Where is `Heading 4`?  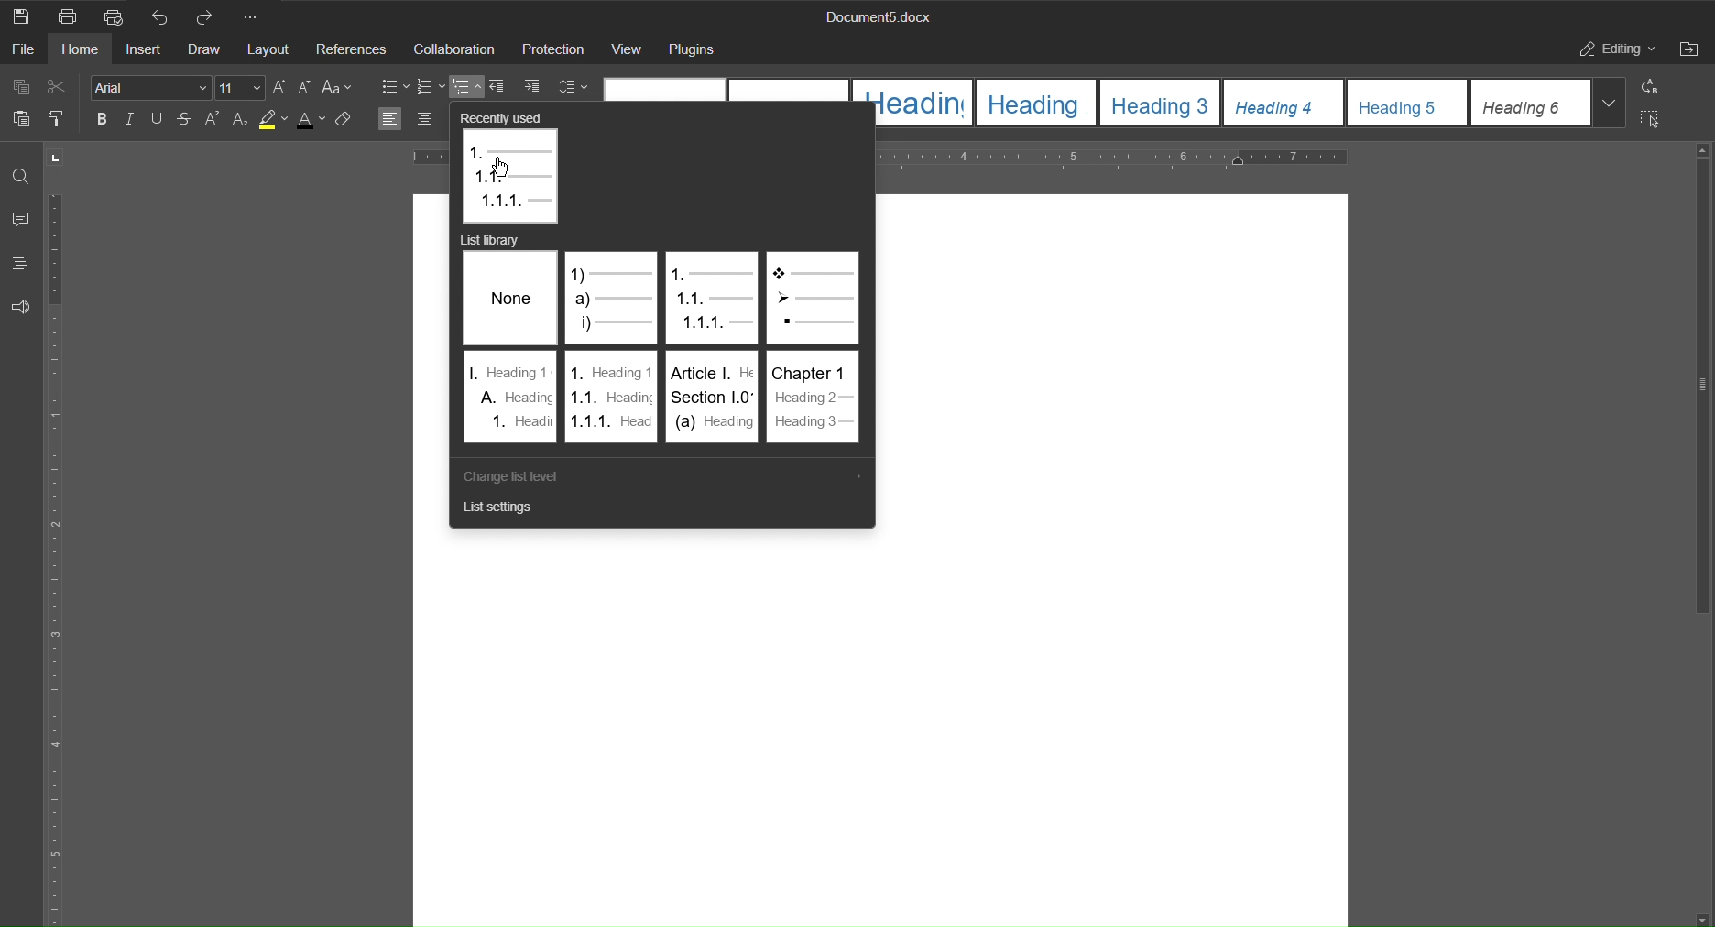
Heading 4 is located at coordinates (1287, 103).